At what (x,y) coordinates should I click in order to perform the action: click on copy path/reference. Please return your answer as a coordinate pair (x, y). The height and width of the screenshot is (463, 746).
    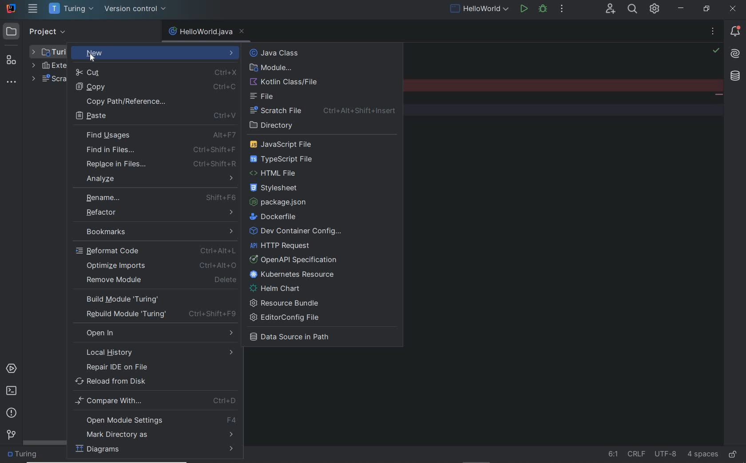
    Looking at the image, I should click on (155, 101).